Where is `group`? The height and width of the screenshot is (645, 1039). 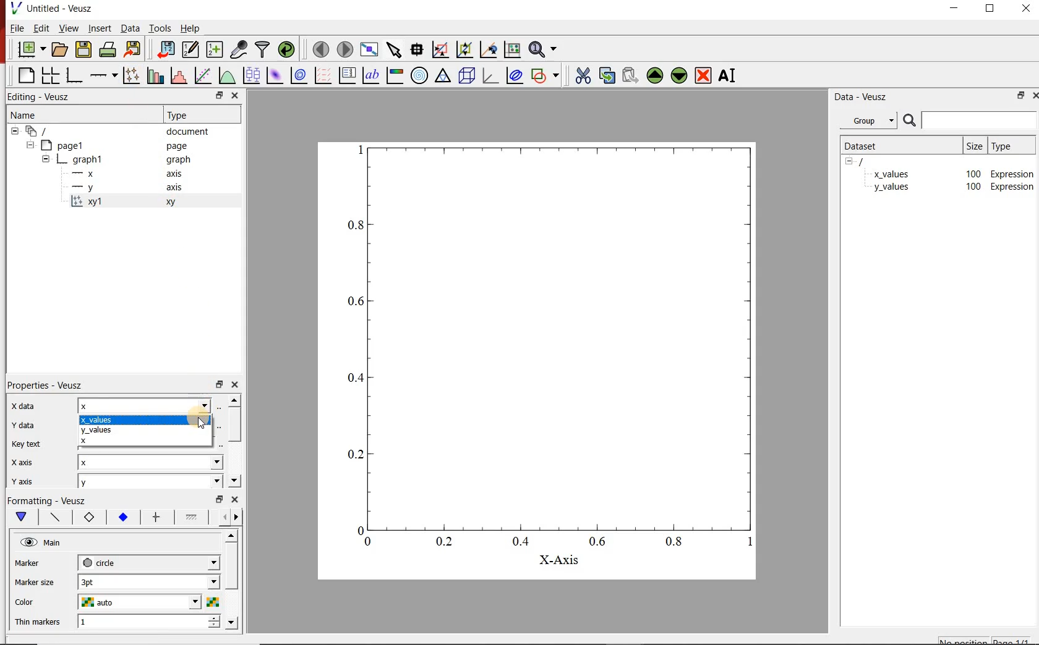
group is located at coordinates (866, 120).